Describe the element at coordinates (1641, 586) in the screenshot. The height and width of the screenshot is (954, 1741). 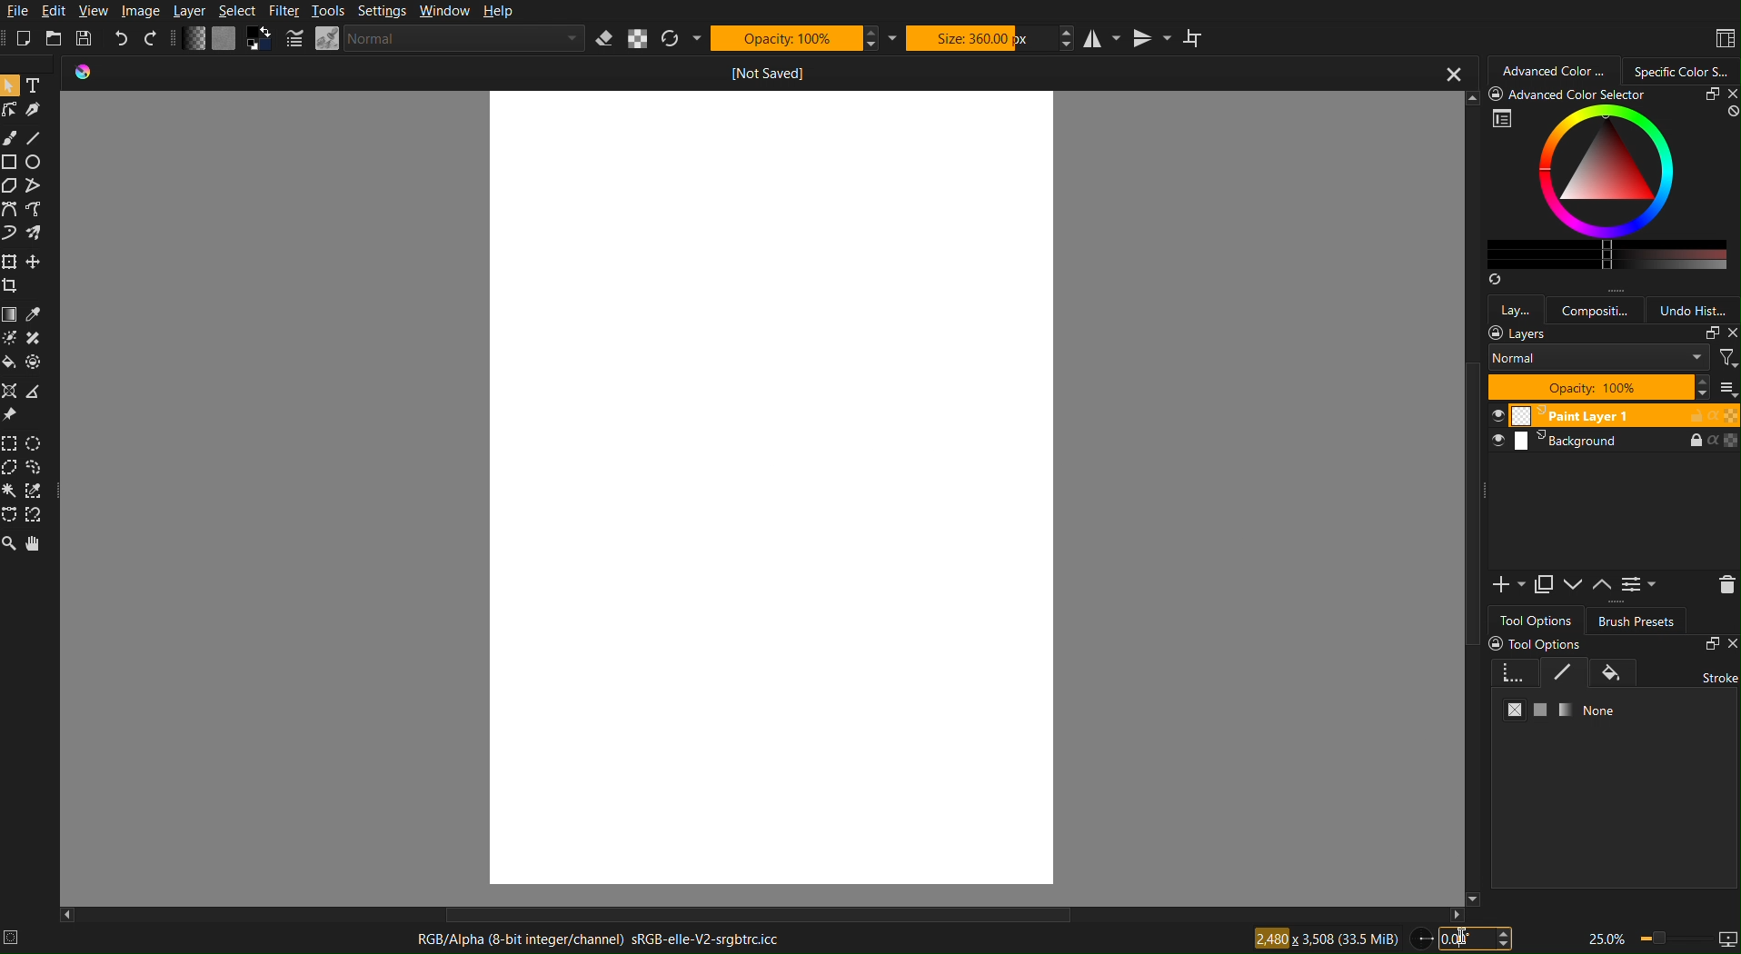
I see `Settings` at that location.